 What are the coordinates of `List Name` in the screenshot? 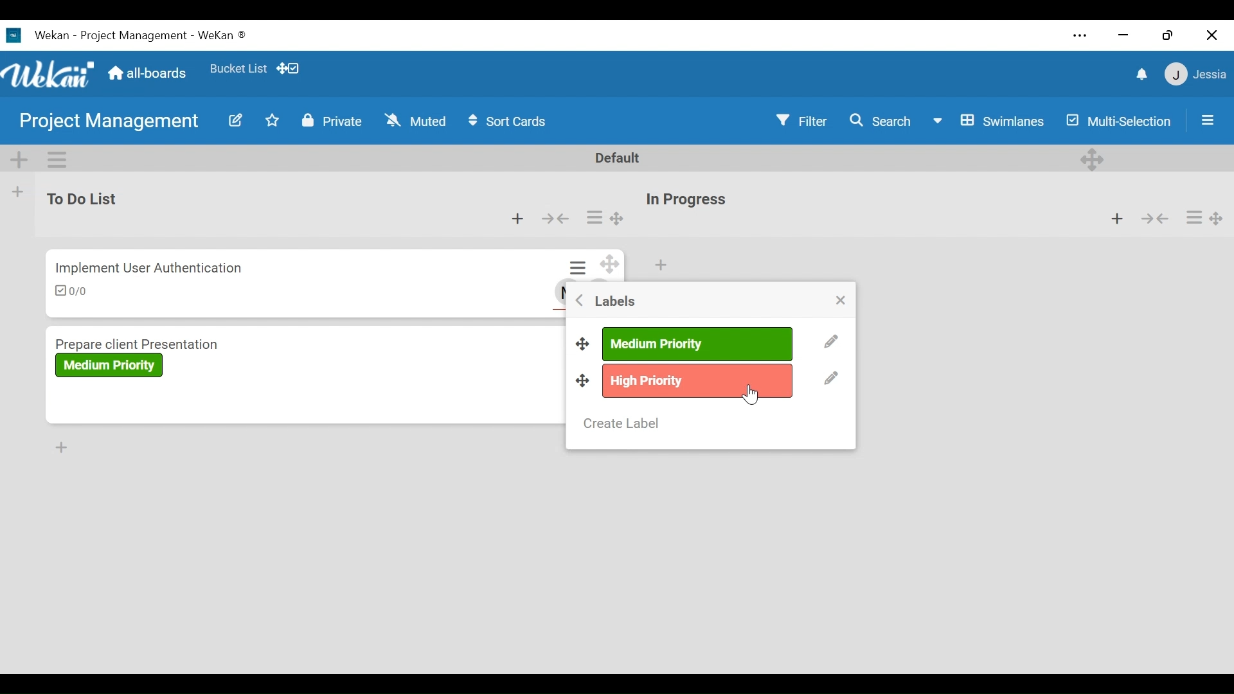 It's located at (684, 200).